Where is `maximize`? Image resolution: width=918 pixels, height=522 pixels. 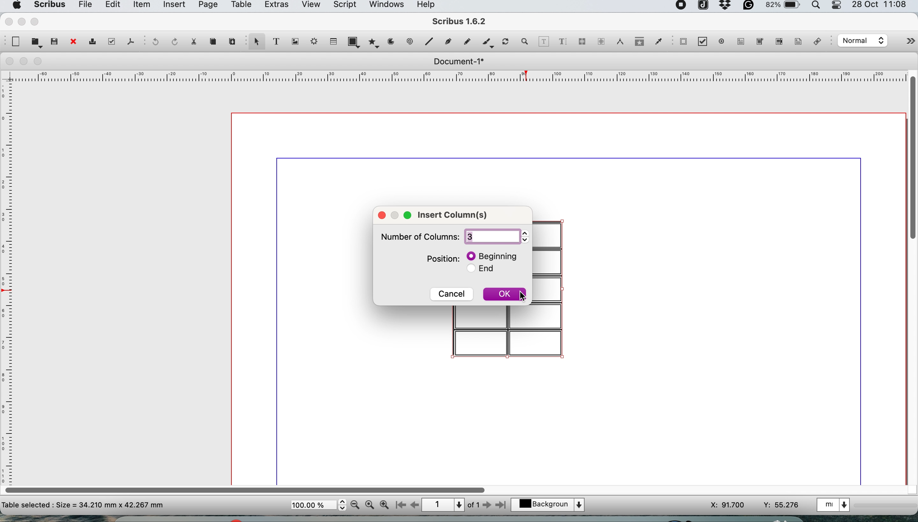
maximize is located at coordinates (409, 215).